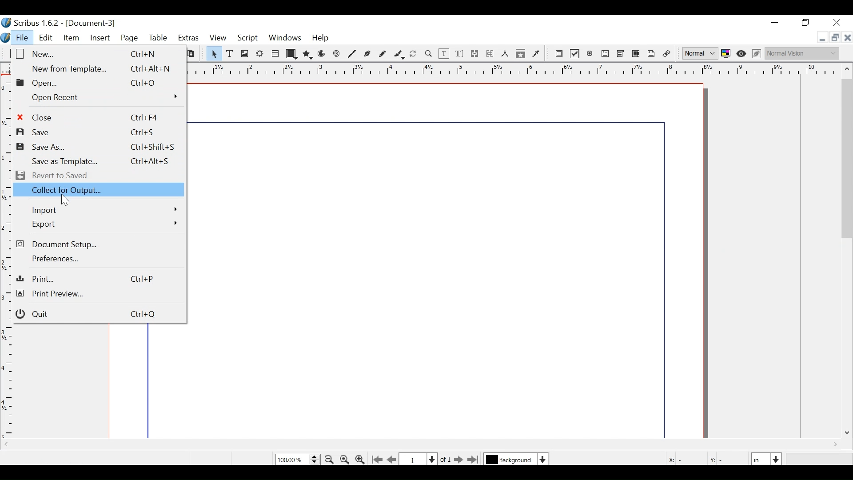  What do you see at coordinates (393, 460) in the screenshot?
I see `Go to previous page` at bounding box center [393, 460].